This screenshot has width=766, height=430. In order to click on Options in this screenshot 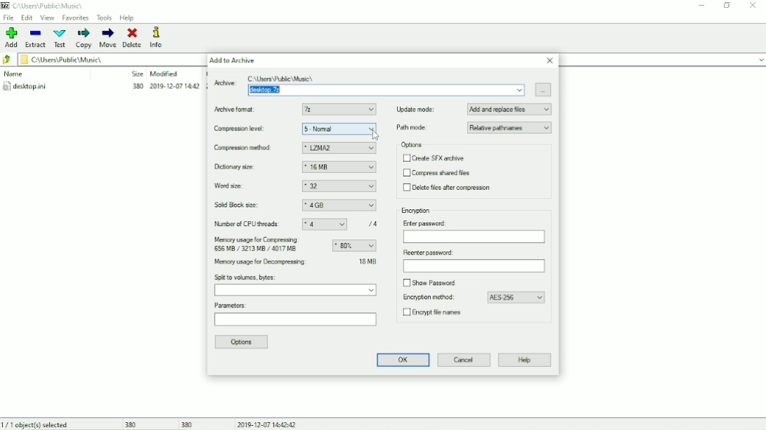, I will do `click(243, 342)`.